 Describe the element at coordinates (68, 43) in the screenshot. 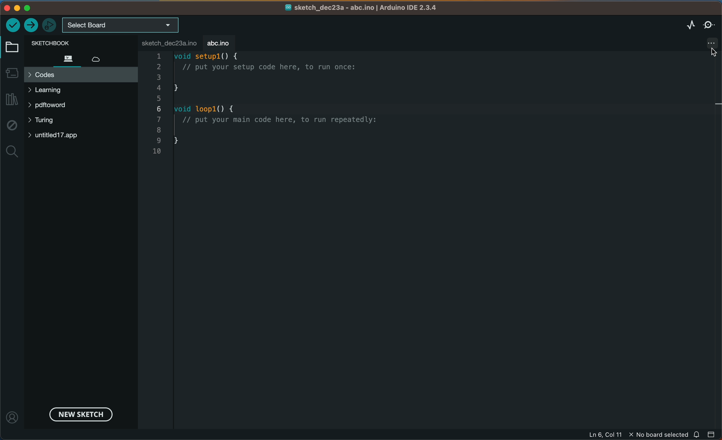

I see `sketch book` at that location.